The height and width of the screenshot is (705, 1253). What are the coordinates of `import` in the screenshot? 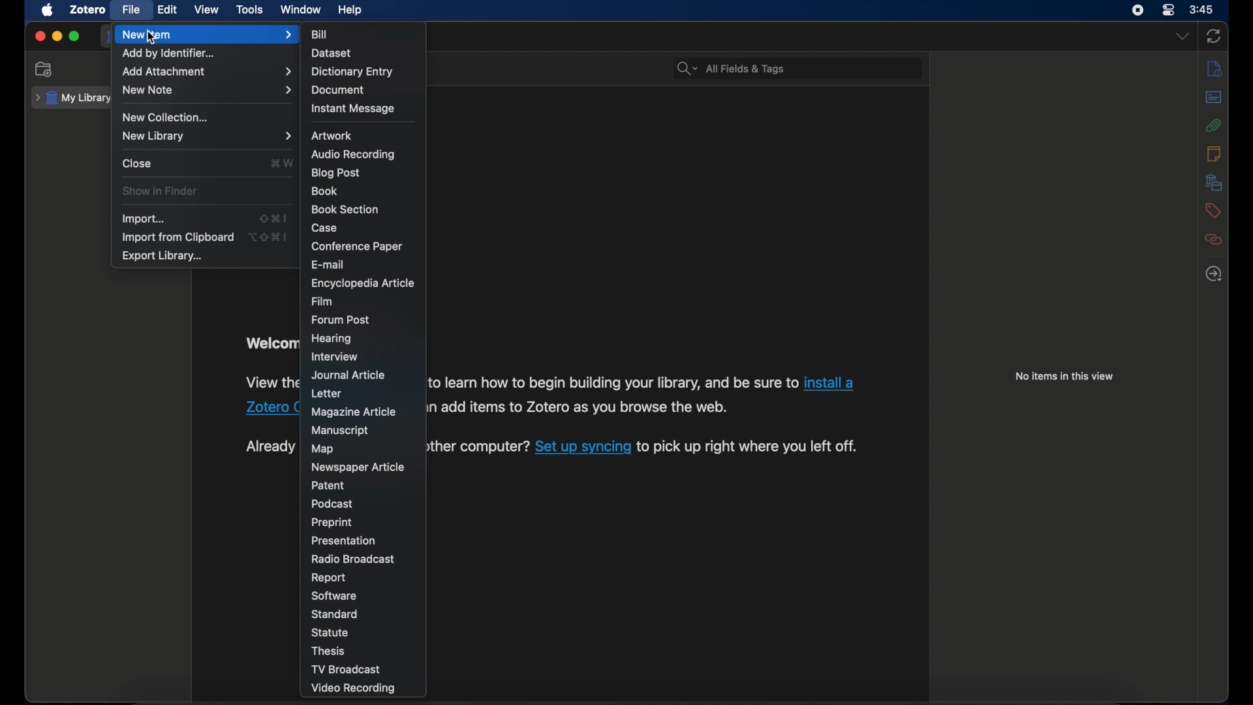 It's located at (144, 219).